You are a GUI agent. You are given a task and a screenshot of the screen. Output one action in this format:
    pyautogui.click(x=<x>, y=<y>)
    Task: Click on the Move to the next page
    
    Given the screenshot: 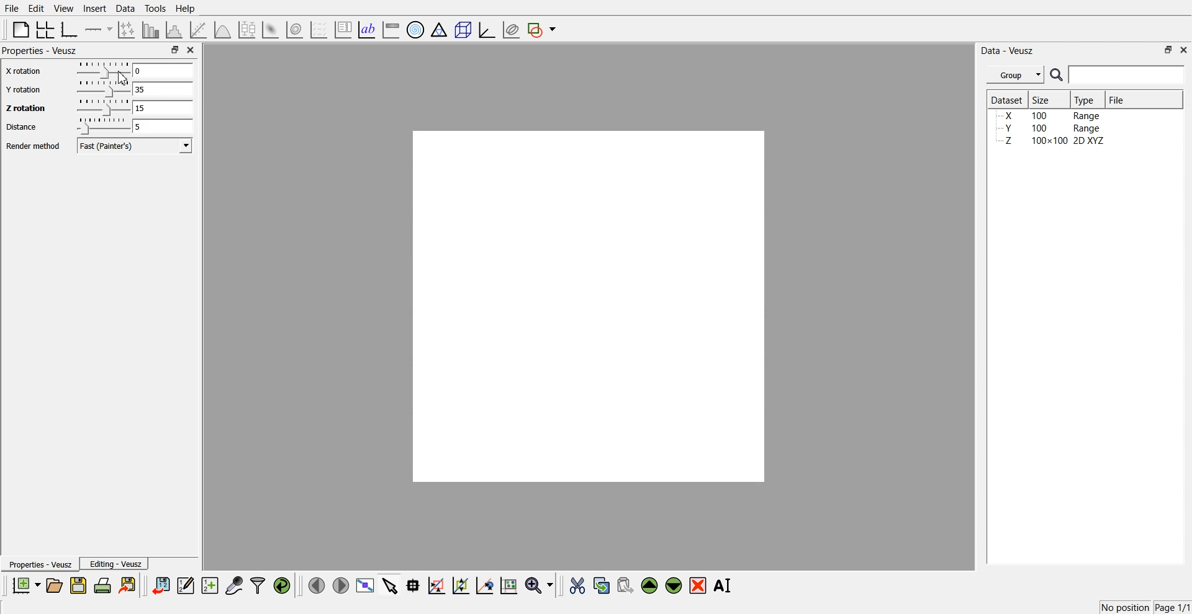 What is the action you would take?
    pyautogui.click(x=341, y=584)
    